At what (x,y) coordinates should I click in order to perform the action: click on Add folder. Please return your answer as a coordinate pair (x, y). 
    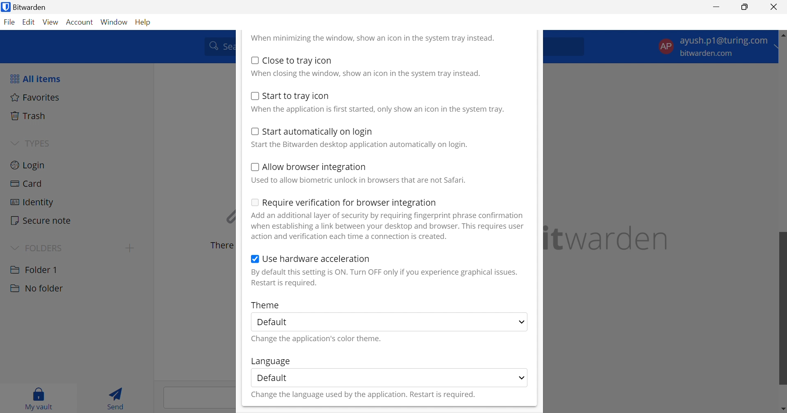
    Looking at the image, I should click on (130, 248).